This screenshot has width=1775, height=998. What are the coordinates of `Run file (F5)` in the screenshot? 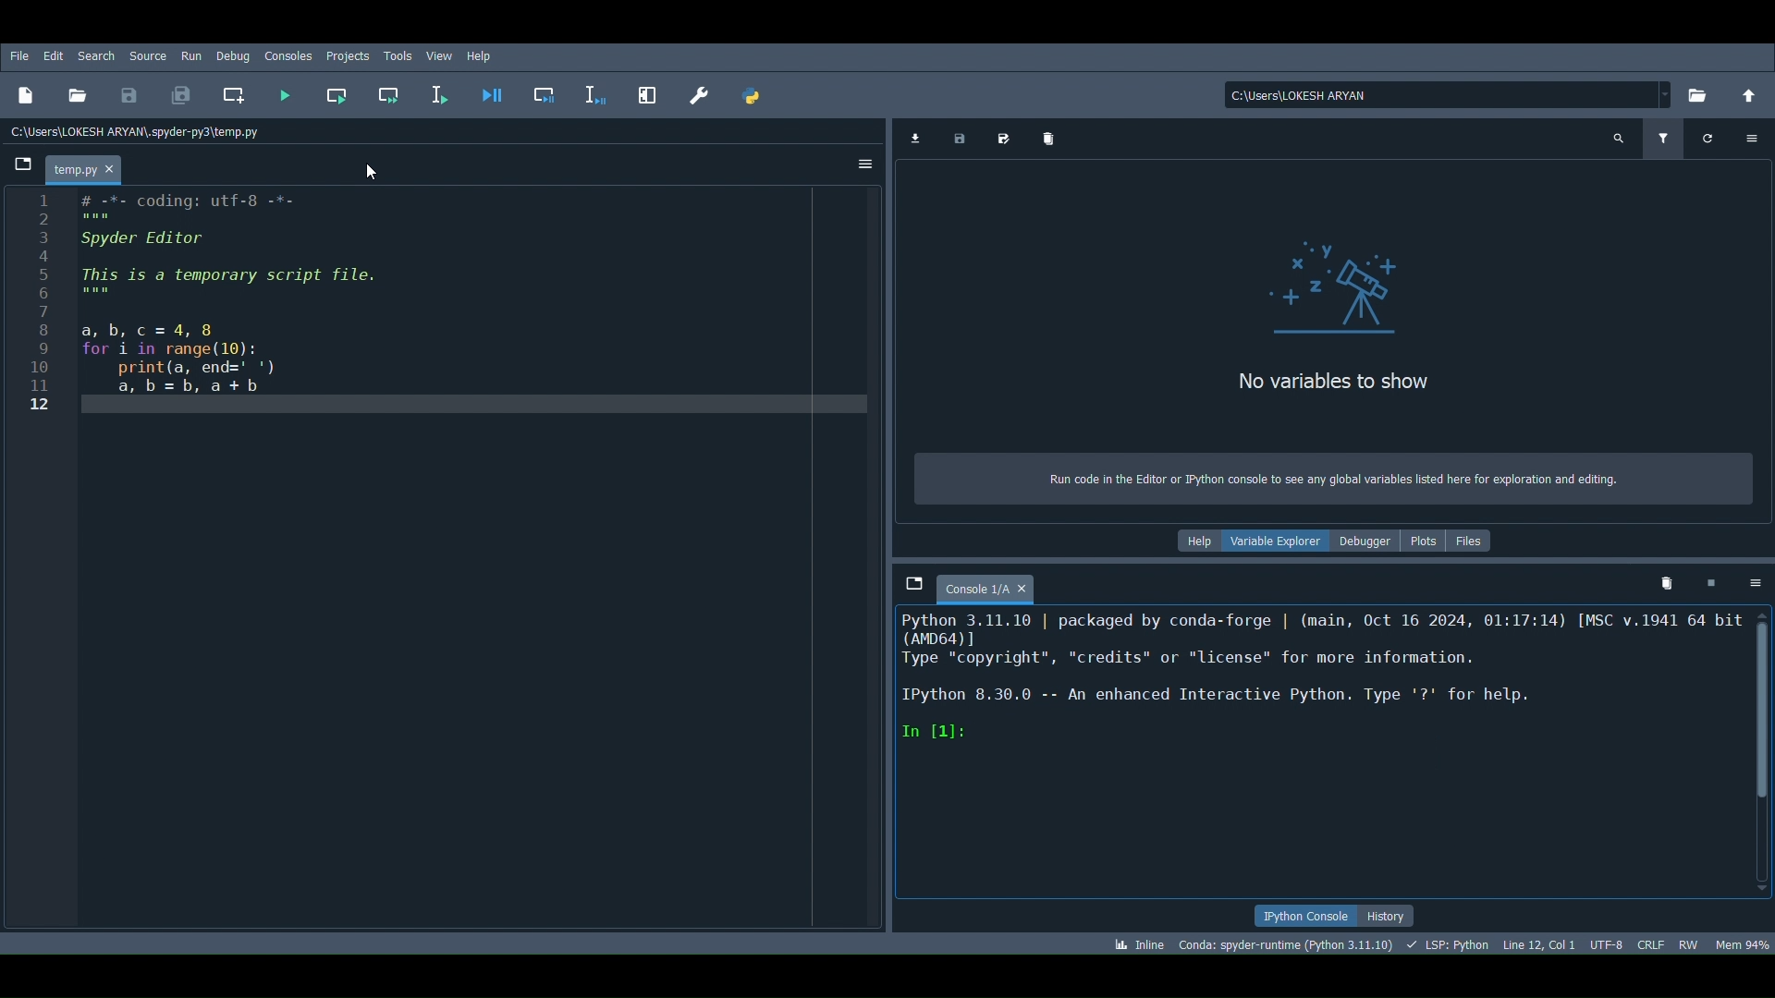 It's located at (282, 98).